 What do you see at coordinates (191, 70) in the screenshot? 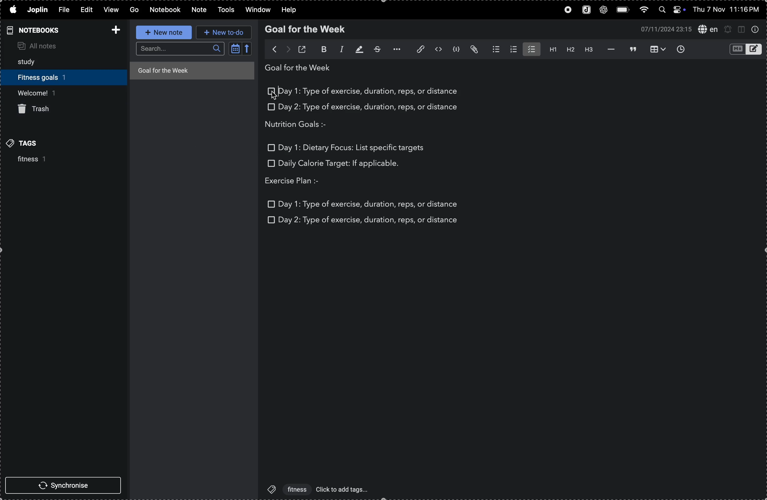
I see `goal for the week` at bounding box center [191, 70].